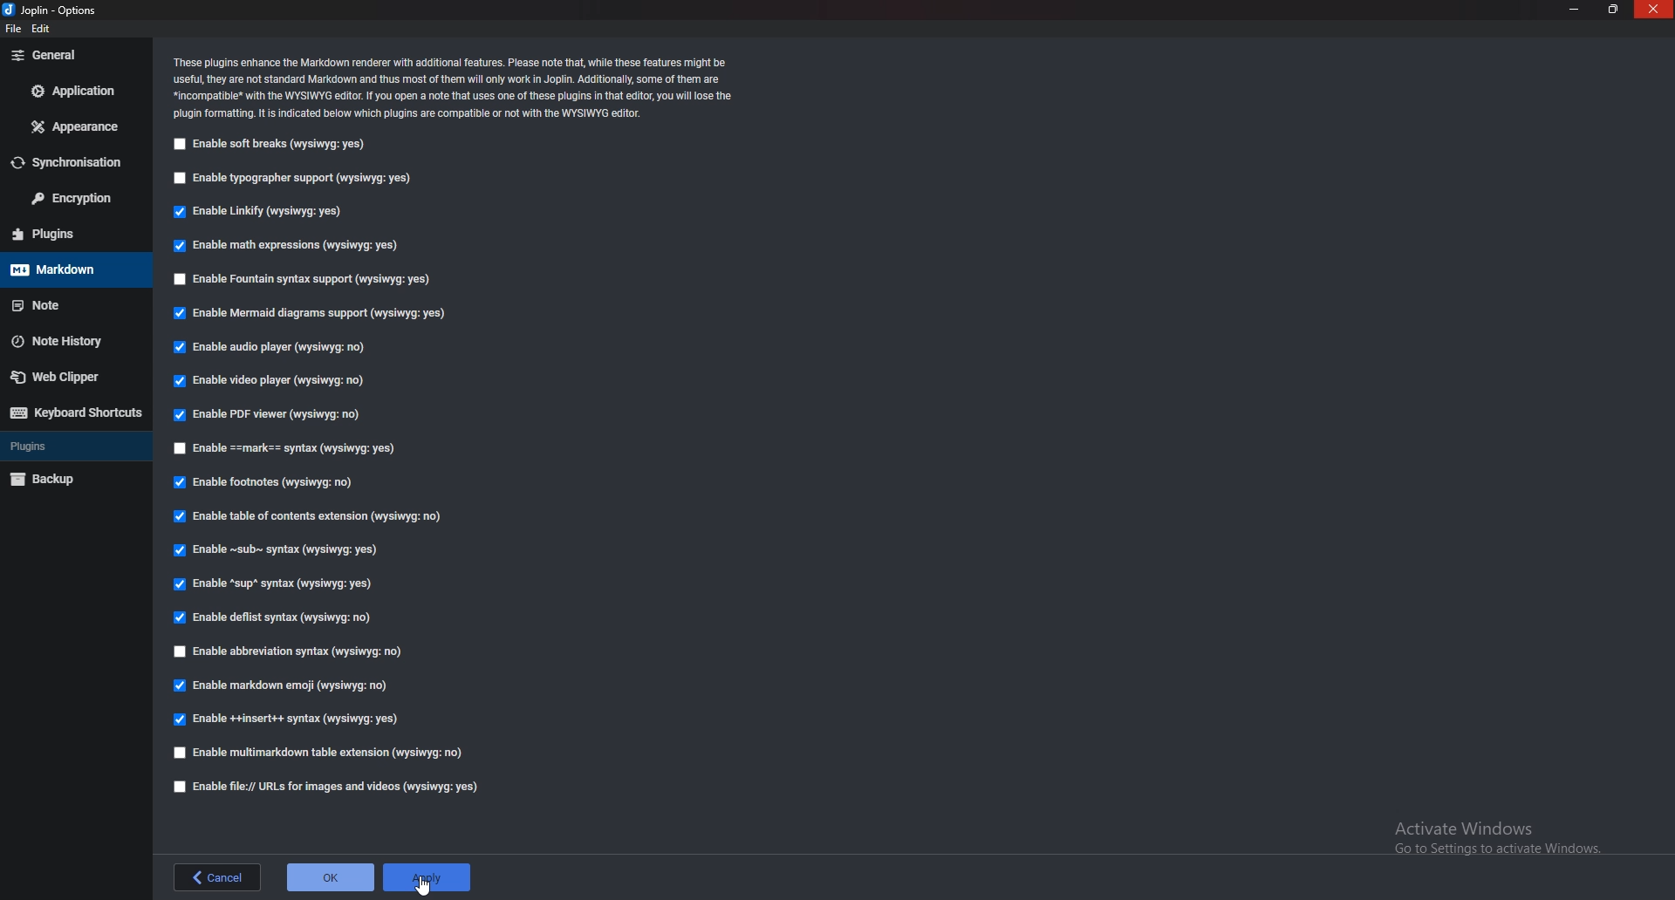 Image resolution: width=1675 pixels, height=900 pixels. I want to click on Enable P D F viewer, so click(271, 413).